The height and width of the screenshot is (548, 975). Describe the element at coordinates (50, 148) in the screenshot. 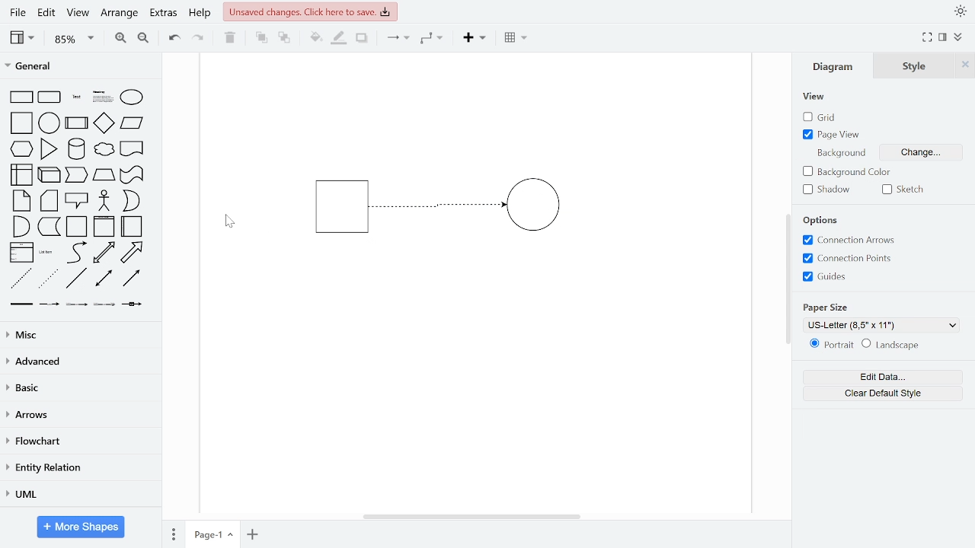

I see `triangle` at that location.